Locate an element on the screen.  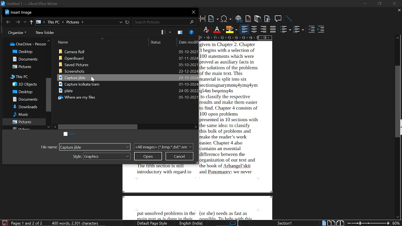
up to  is located at coordinates (31, 22).